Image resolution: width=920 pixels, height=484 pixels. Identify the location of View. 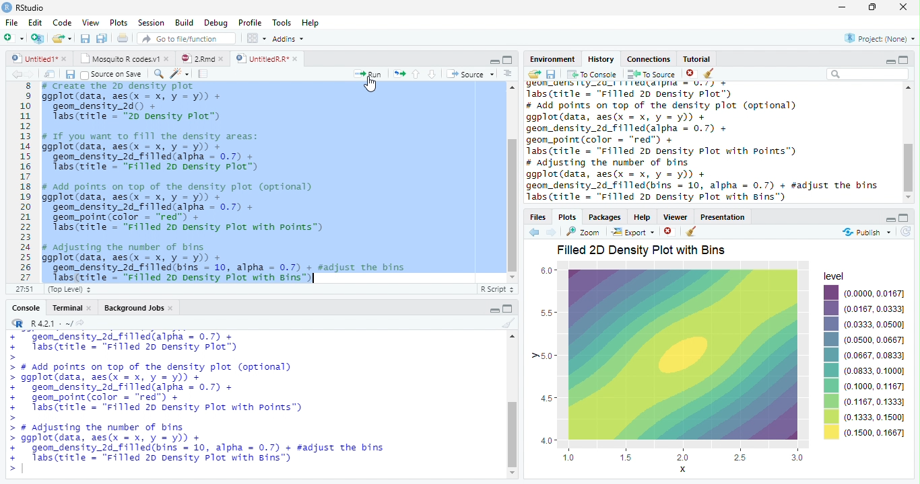
(90, 23).